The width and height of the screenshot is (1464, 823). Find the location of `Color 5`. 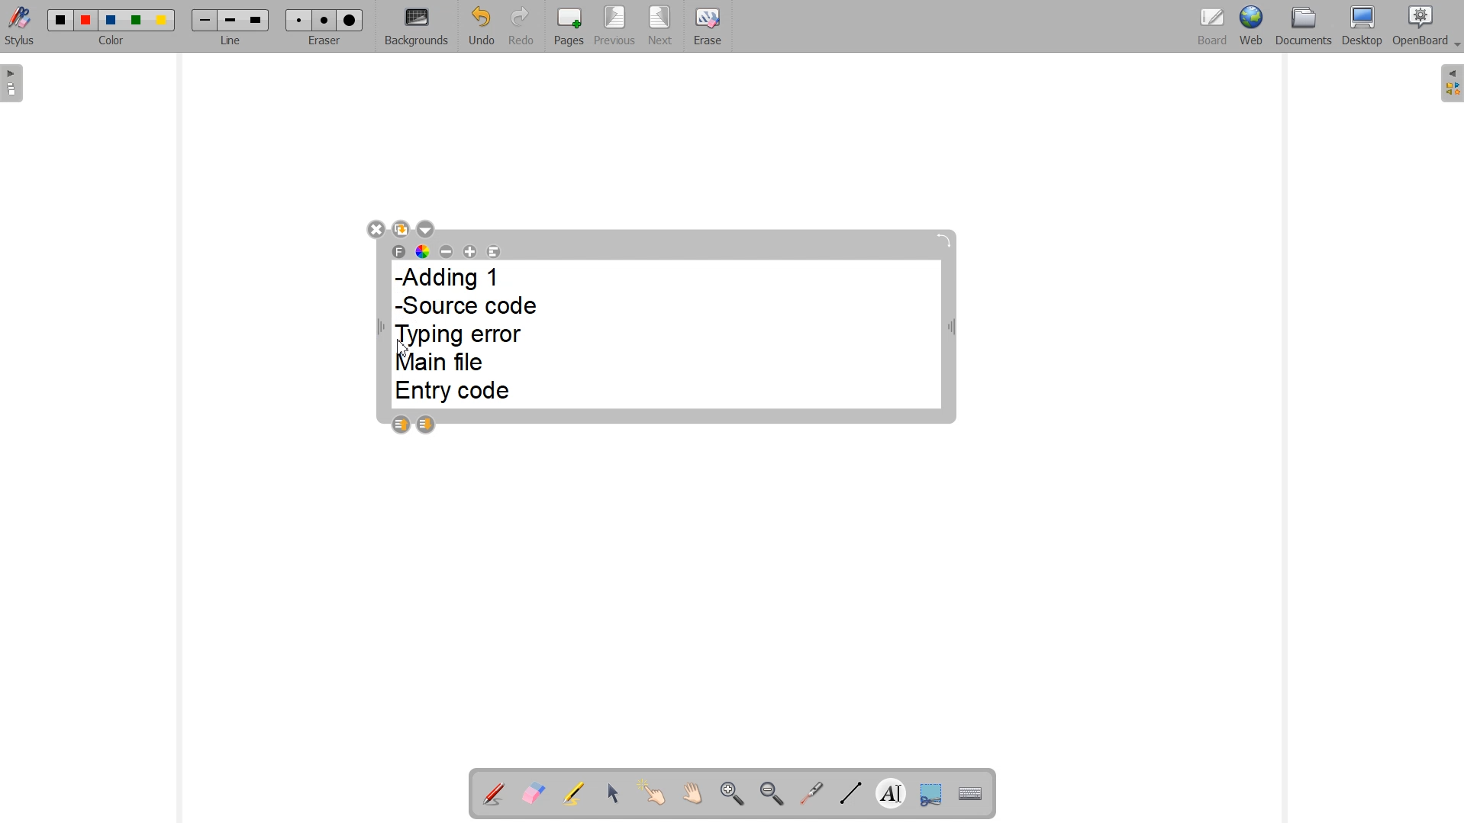

Color 5 is located at coordinates (163, 21).